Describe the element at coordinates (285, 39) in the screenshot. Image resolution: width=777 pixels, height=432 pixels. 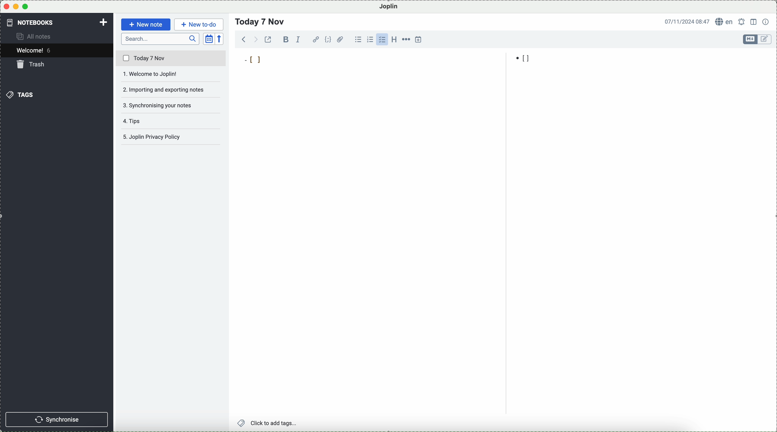
I see `bold` at that location.